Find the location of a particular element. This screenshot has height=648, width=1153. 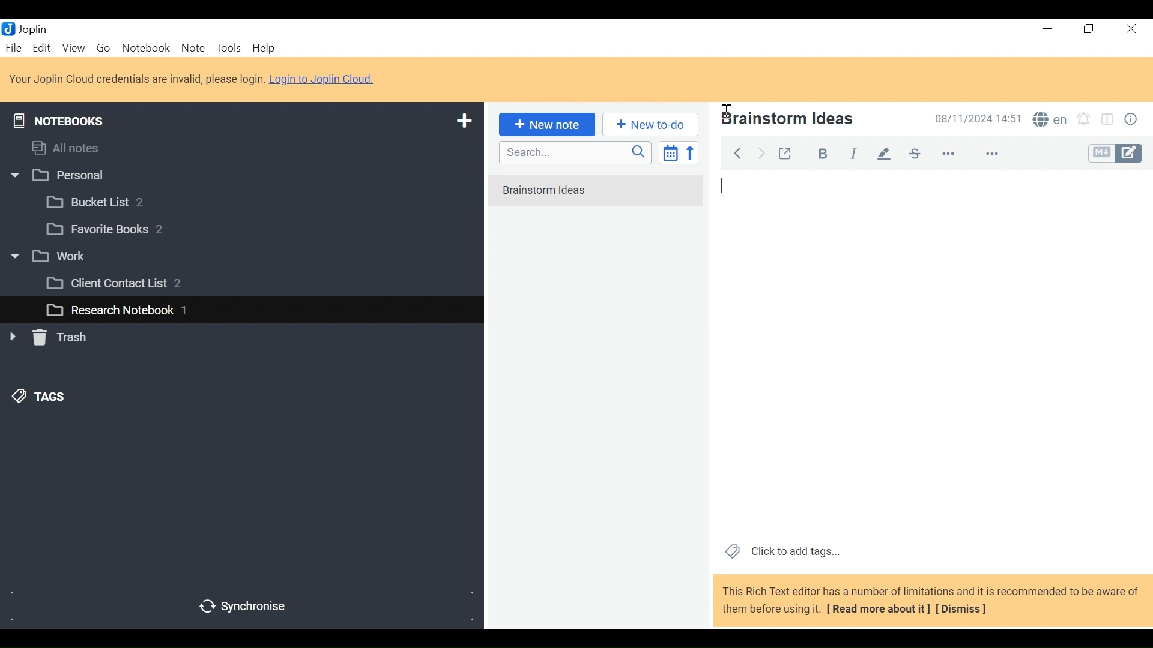

Click to add tags is located at coordinates (780, 550).